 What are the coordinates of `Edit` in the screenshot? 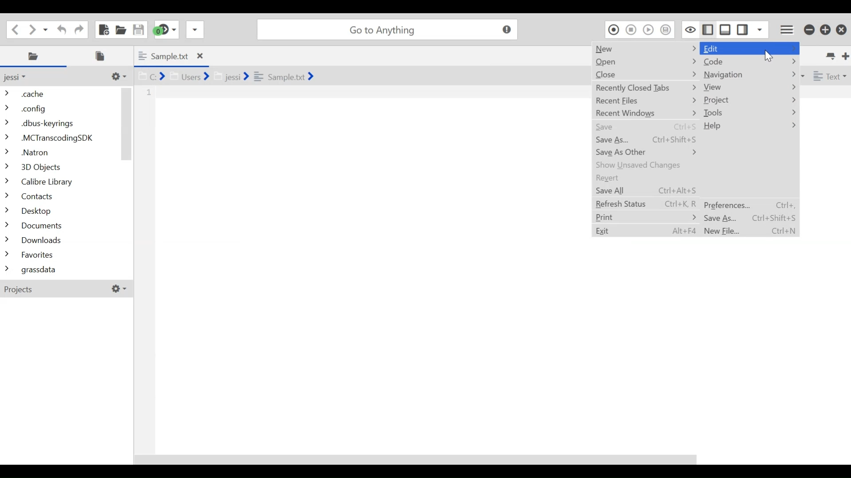 It's located at (751, 49).